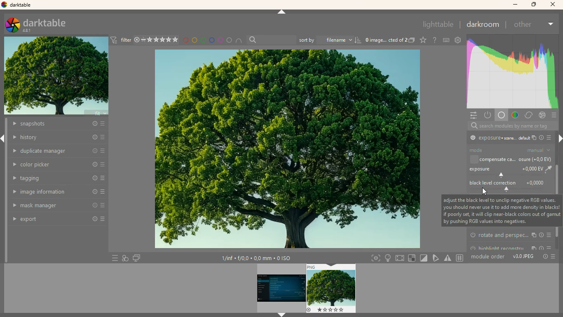 The width and height of the screenshot is (563, 317). Describe the element at coordinates (423, 258) in the screenshot. I see `diagonal` at that location.